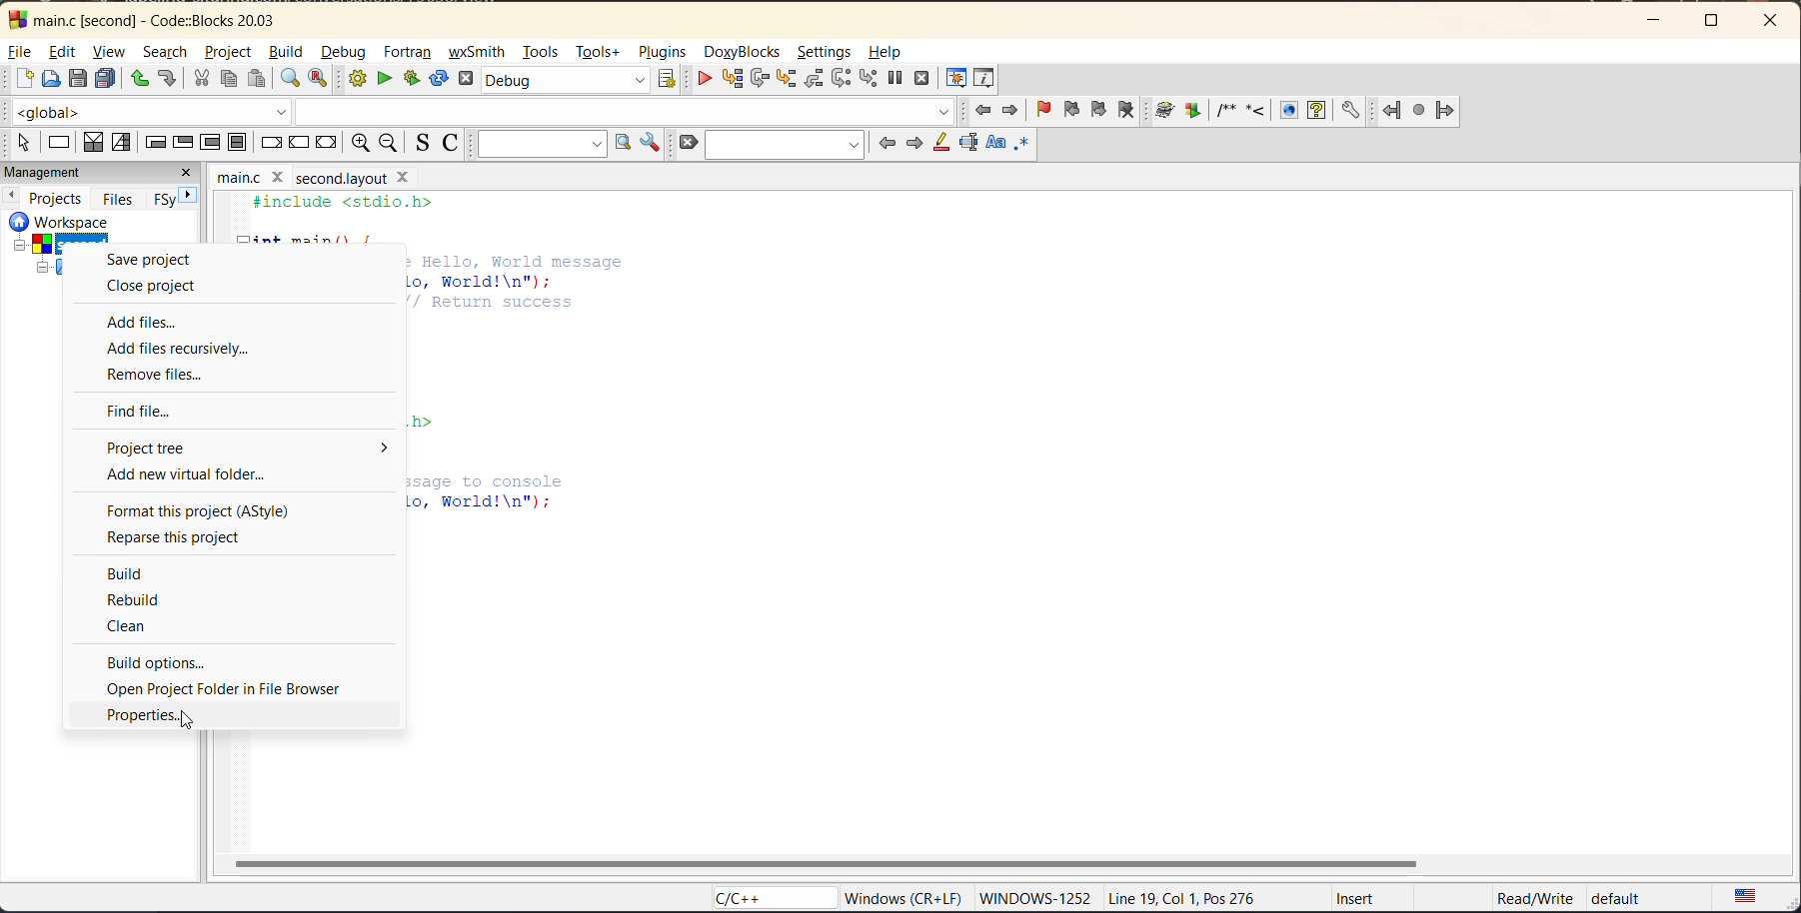 This screenshot has width=1801, height=913. I want to click on help, so click(892, 54).